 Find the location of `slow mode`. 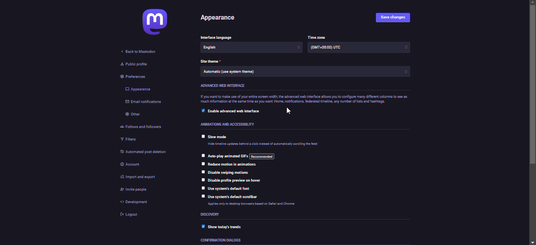

slow mode is located at coordinates (222, 136).